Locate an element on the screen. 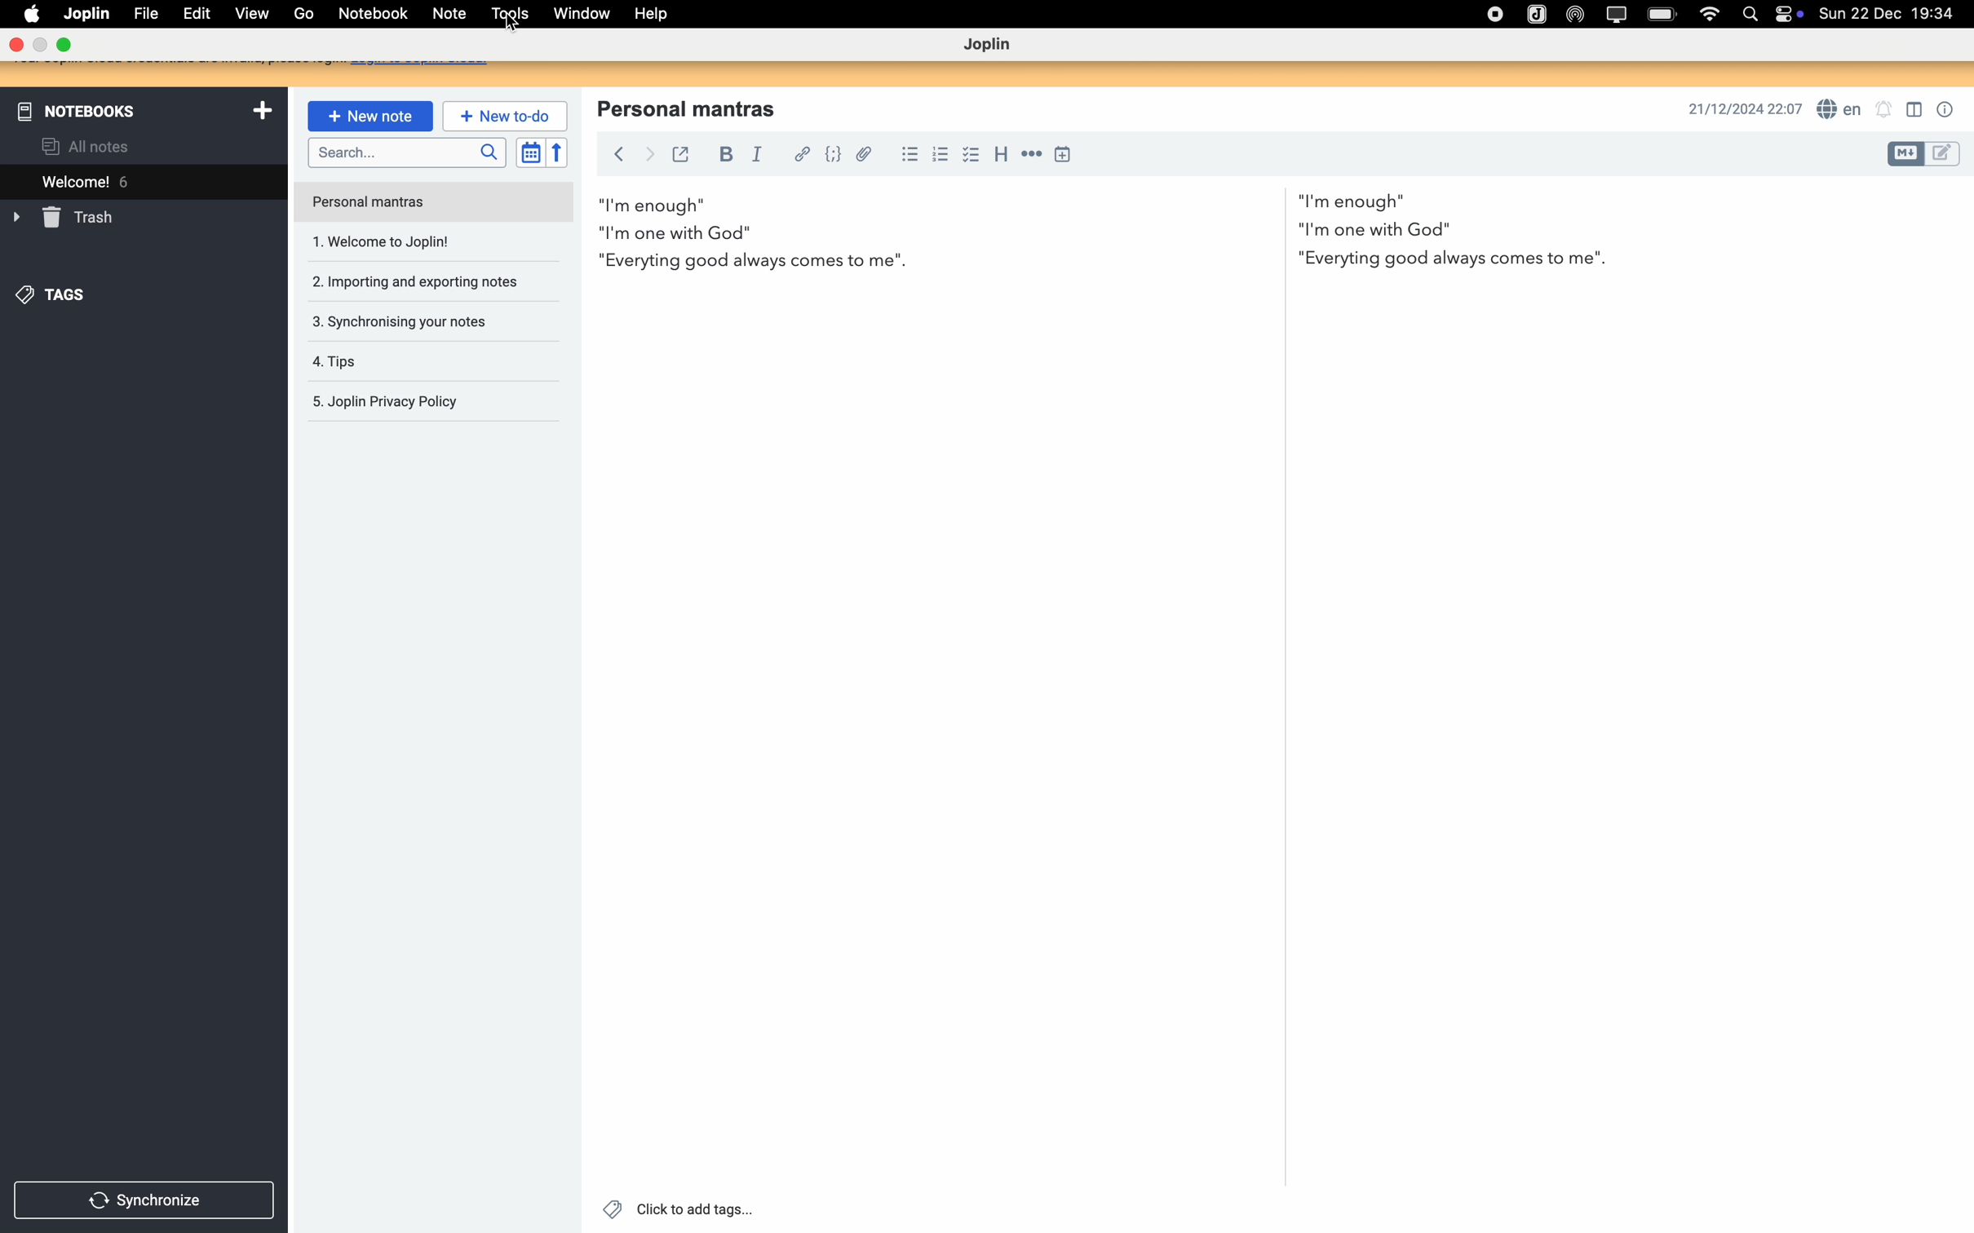  toggle editor layout is located at coordinates (1905, 153).